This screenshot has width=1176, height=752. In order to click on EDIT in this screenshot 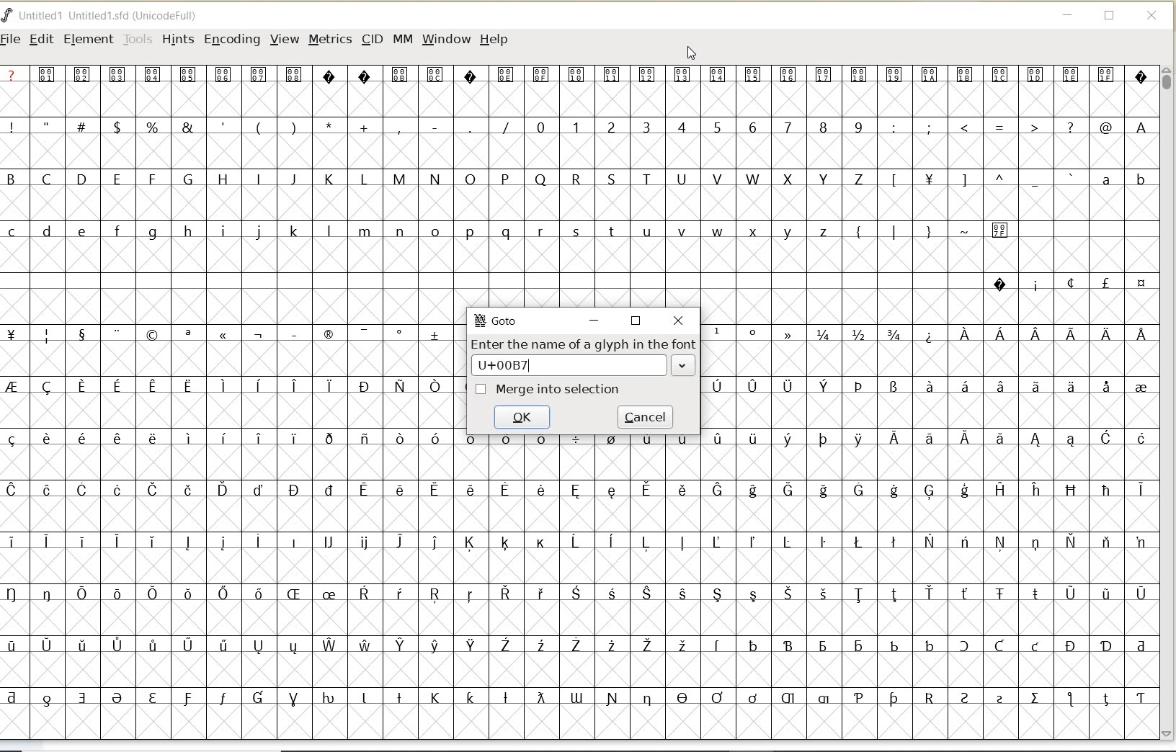, I will do `click(41, 40)`.